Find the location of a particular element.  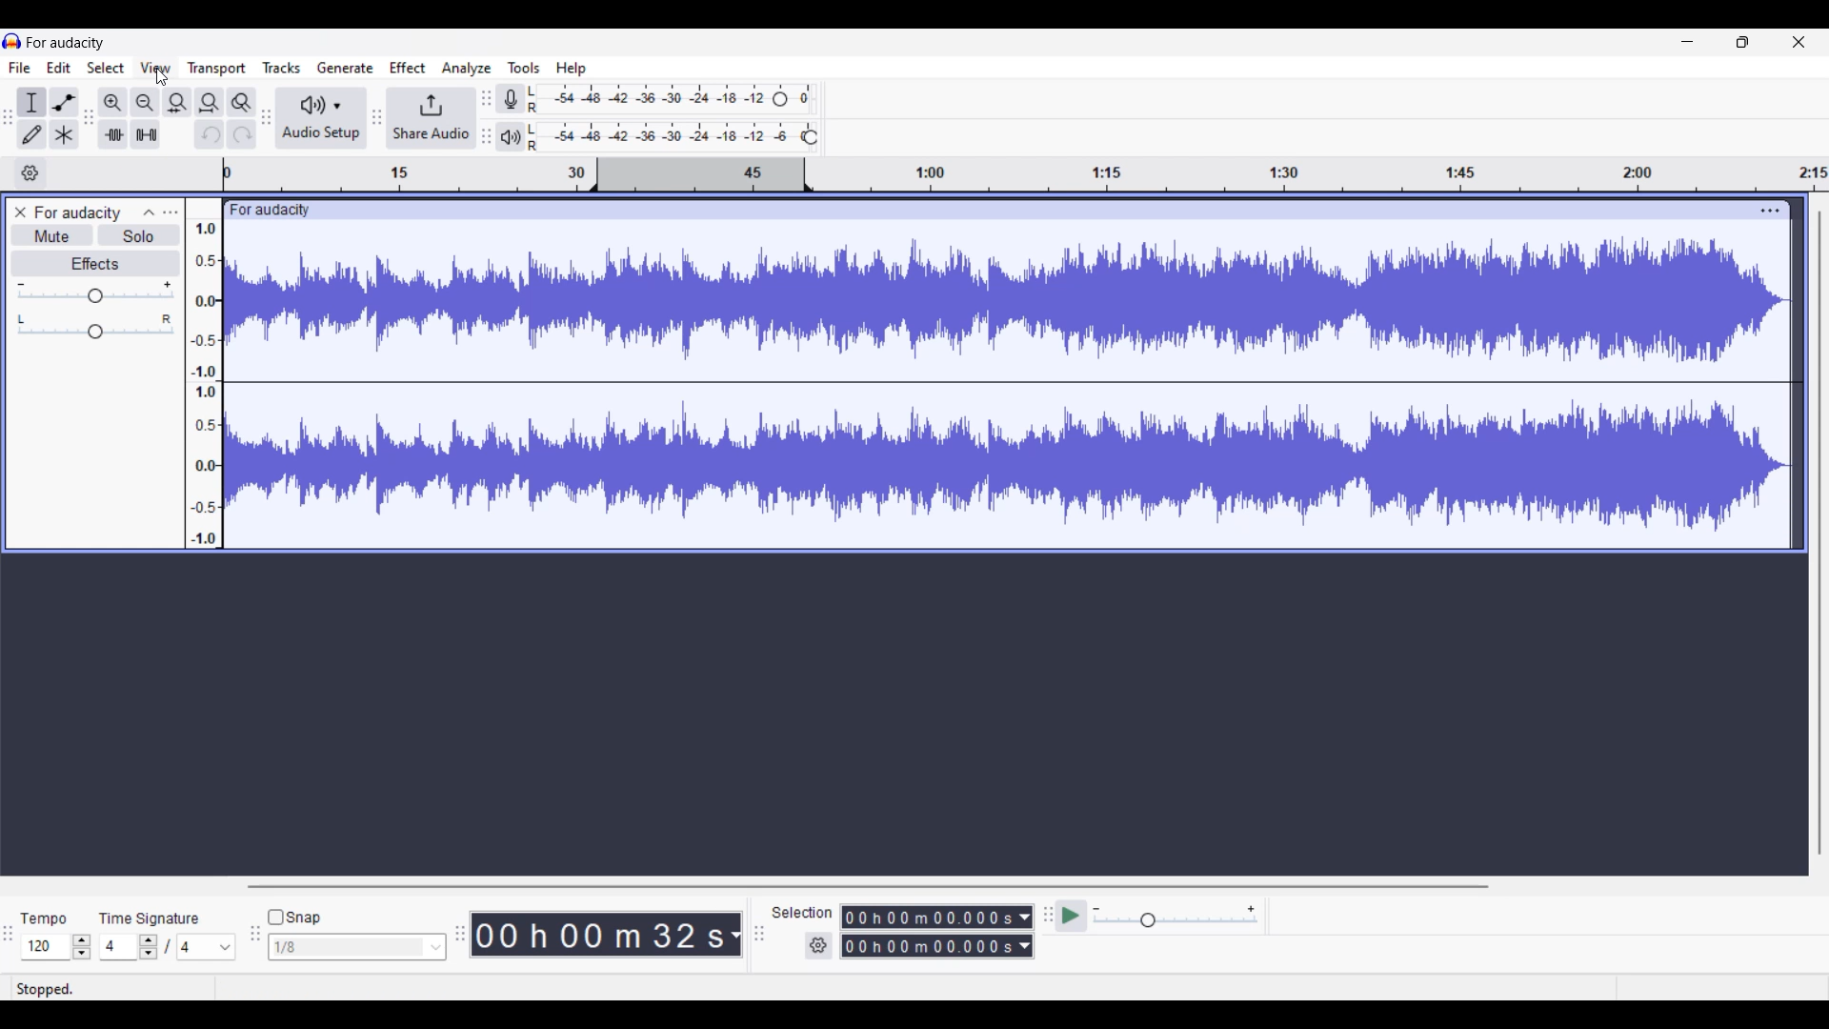

Snap toggle is located at coordinates (294, 917).